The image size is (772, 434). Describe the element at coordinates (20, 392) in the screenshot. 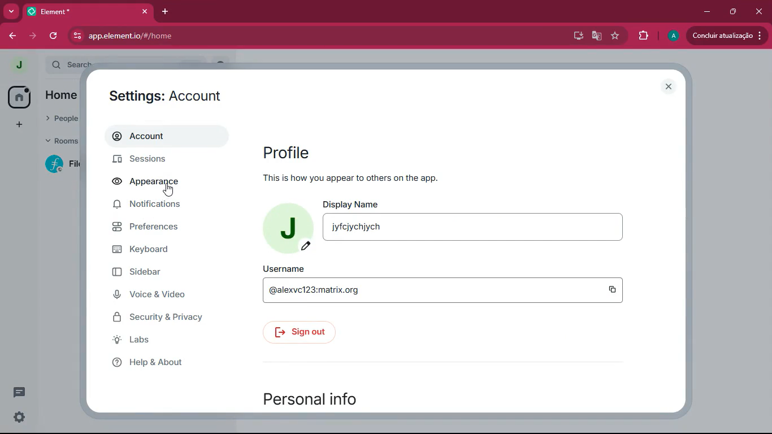

I see `message` at that location.